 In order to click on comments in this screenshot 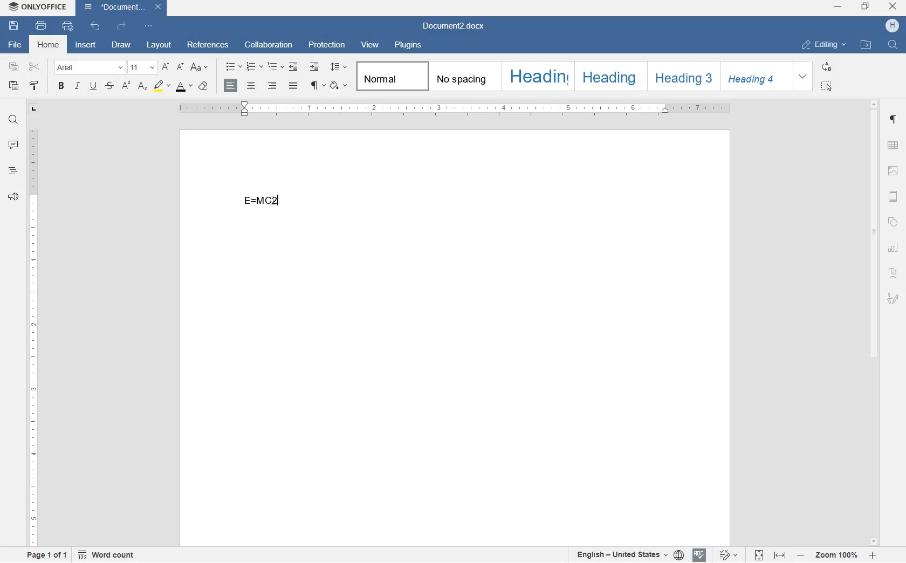, I will do `click(13, 145)`.